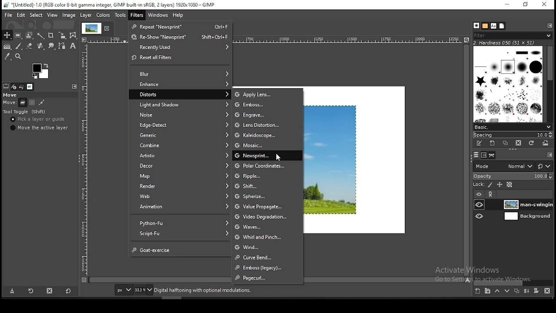  Describe the element at coordinates (180, 83) in the screenshot. I see `enhance` at that location.